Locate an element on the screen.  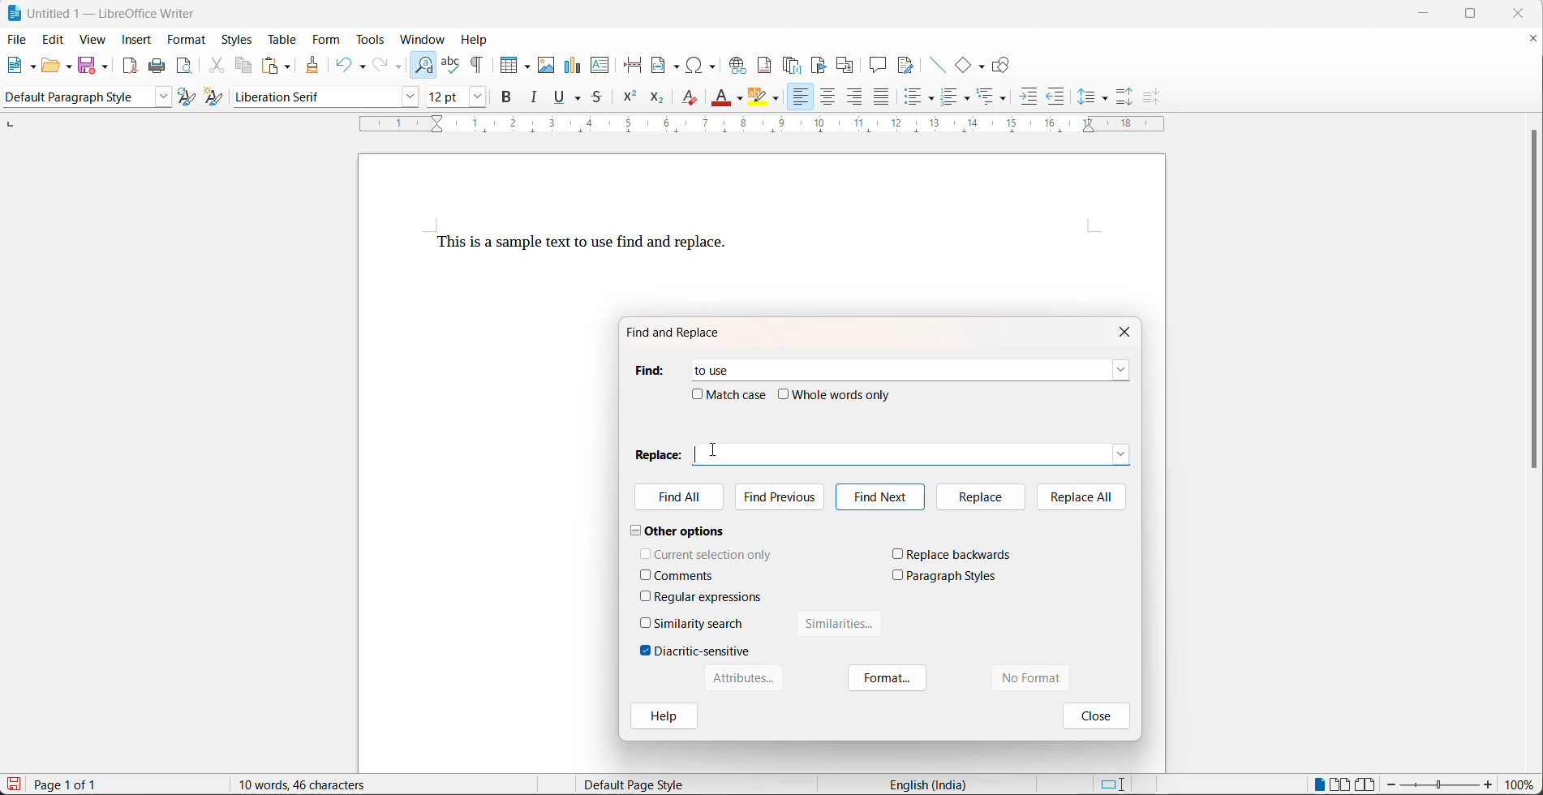
new file is located at coordinates (17, 69).